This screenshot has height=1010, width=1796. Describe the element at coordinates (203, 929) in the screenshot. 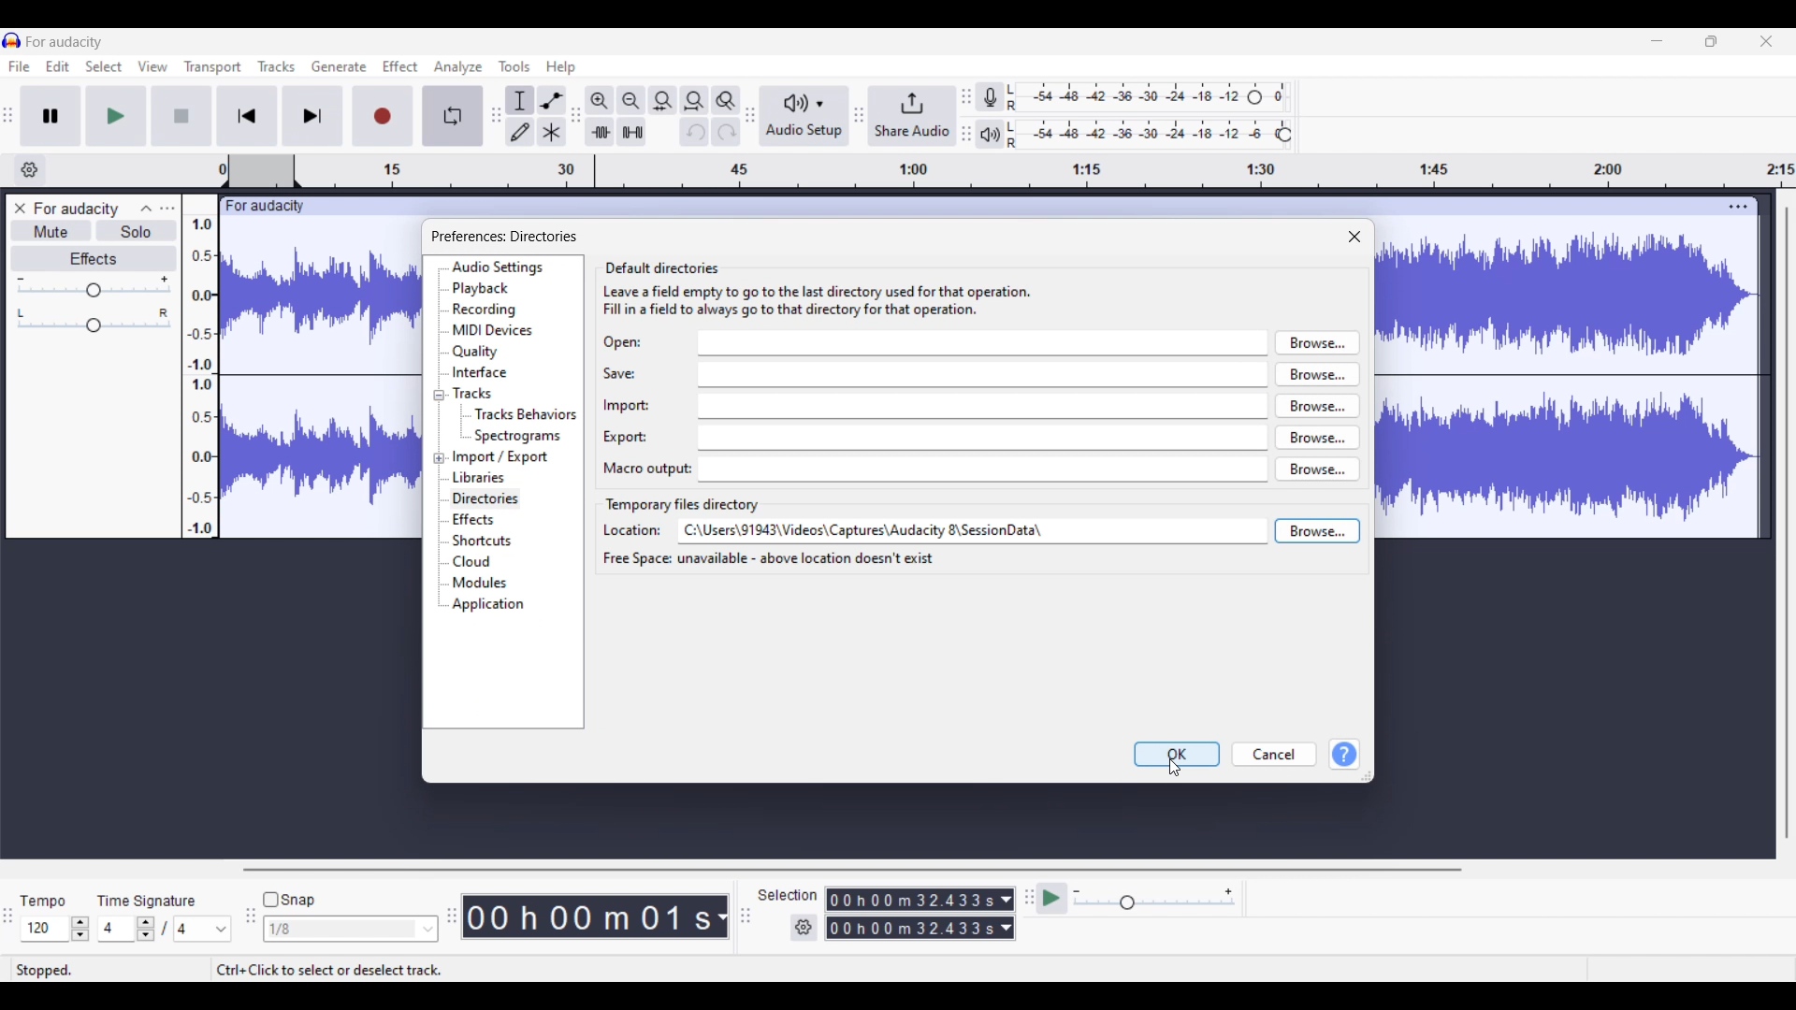

I see `Options for max. time signature` at that location.